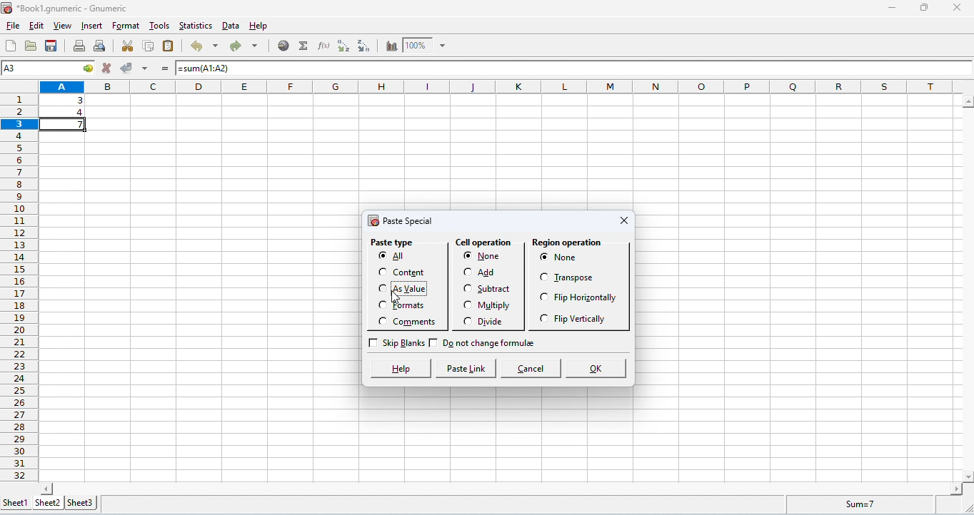 Image resolution: width=974 pixels, height=515 pixels. Describe the element at coordinates (496, 345) in the screenshot. I see `do not change format` at that location.